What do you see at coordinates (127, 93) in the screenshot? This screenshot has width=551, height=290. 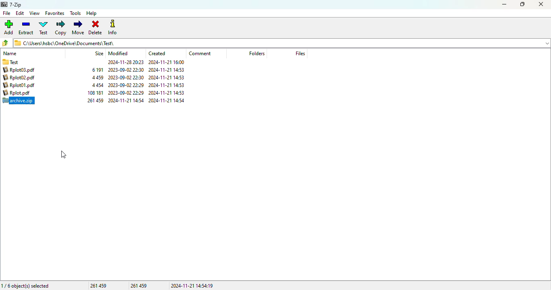 I see `2023-09-02 22:29` at bounding box center [127, 93].